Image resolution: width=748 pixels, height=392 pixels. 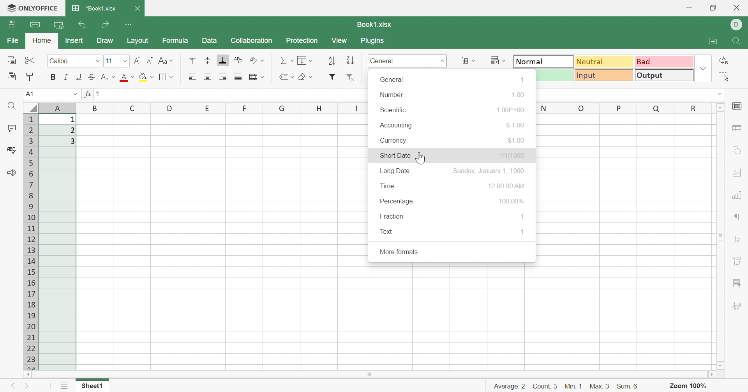 I want to click on Align right, so click(x=223, y=77).